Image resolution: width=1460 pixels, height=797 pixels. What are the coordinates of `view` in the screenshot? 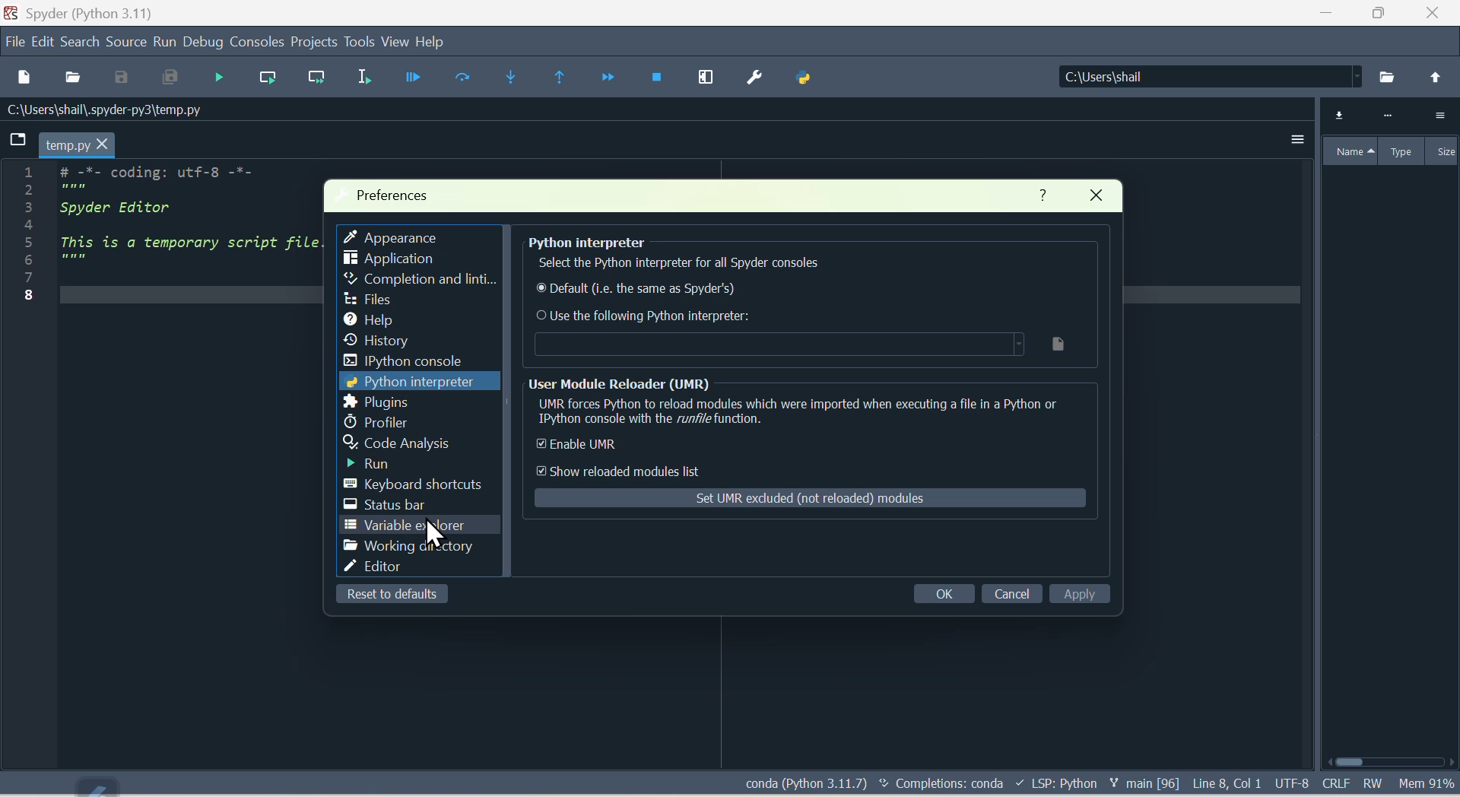 It's located at (397, 42).